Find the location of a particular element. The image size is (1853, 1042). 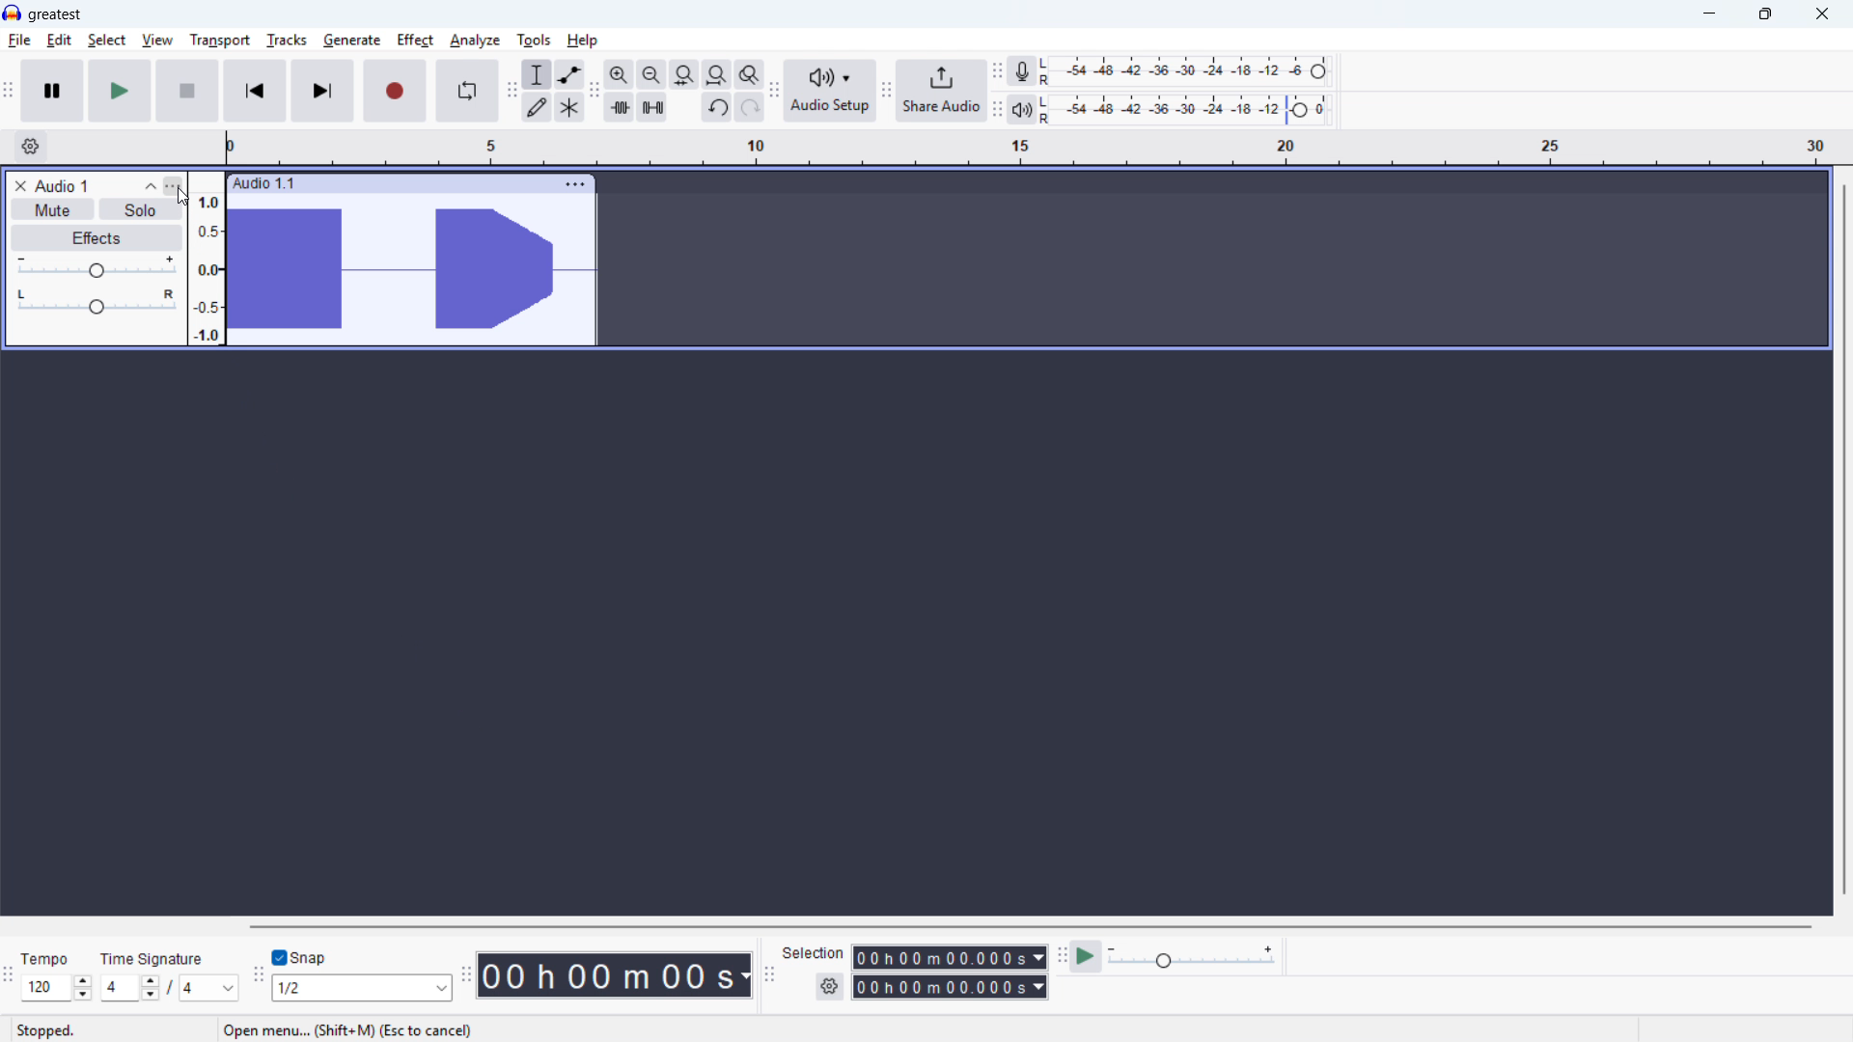

Generate  is located at coordinates (351, 41).